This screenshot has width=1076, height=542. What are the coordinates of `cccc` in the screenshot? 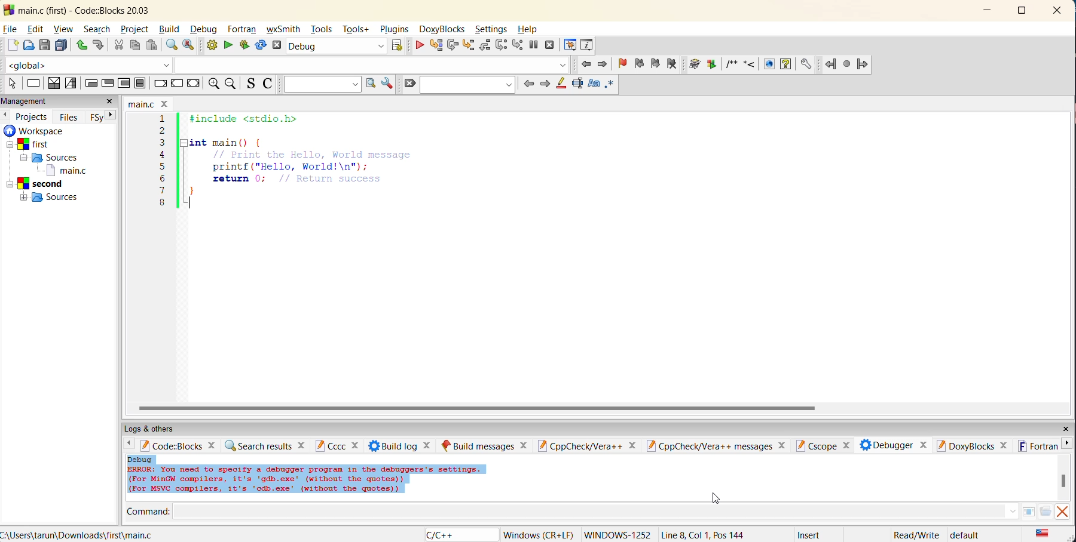 It's located at (338, 445).